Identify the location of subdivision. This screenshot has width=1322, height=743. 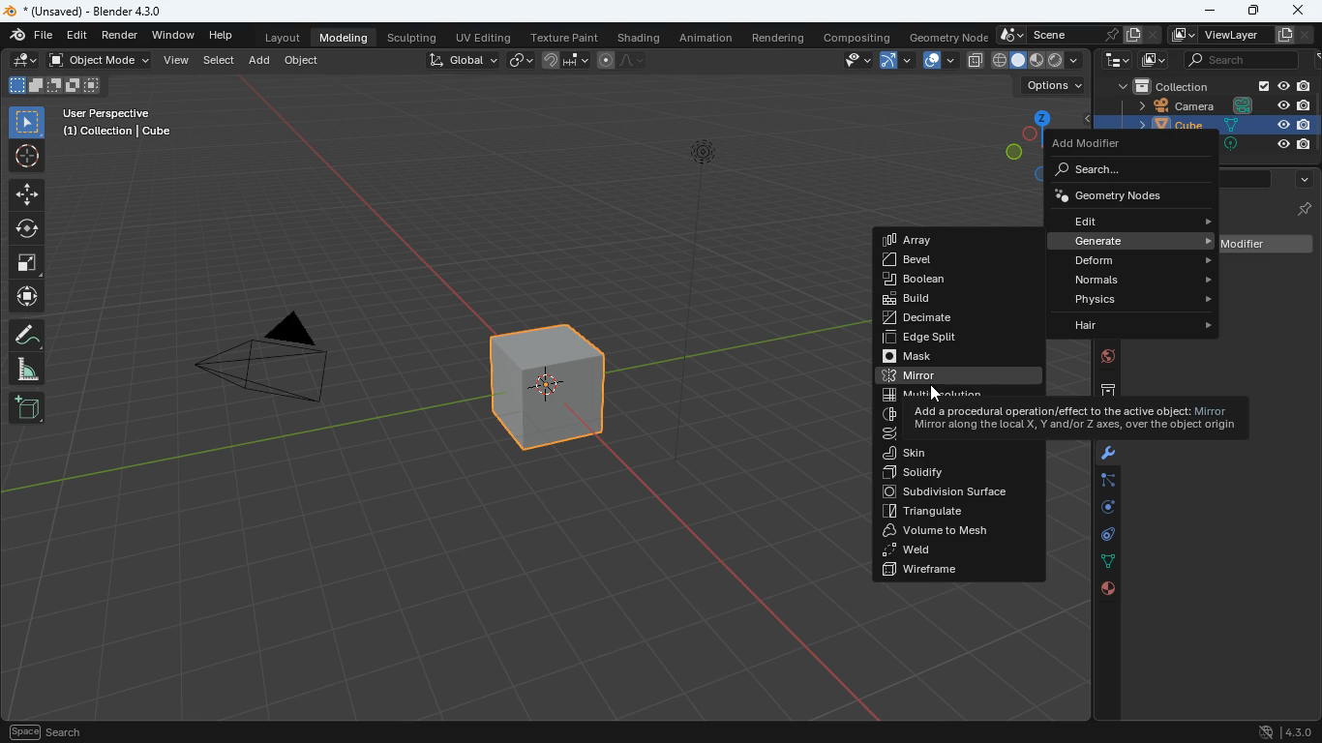
(952, 492).